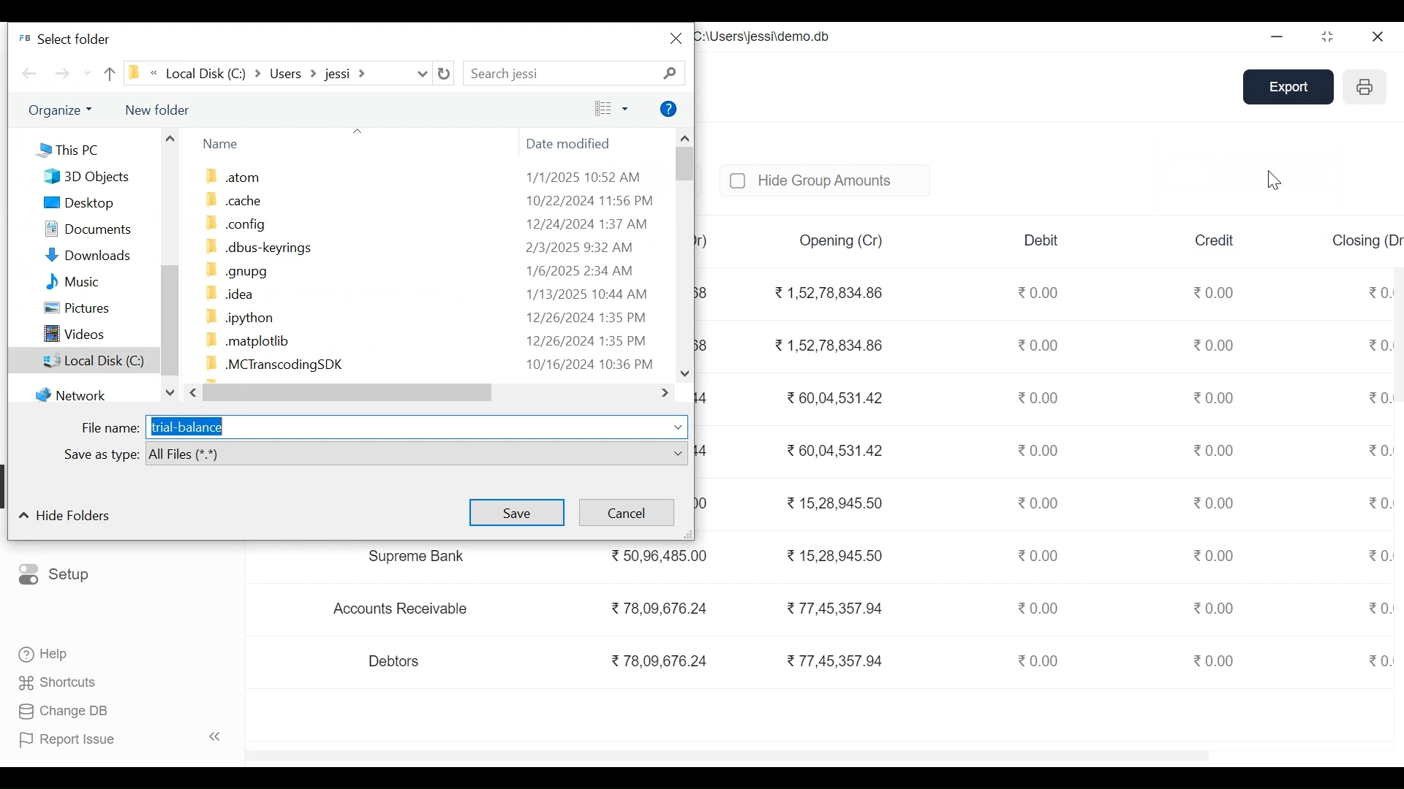  Describe the element at coordinates (679, 427) in the screenshot. I see `Expand` at that location.